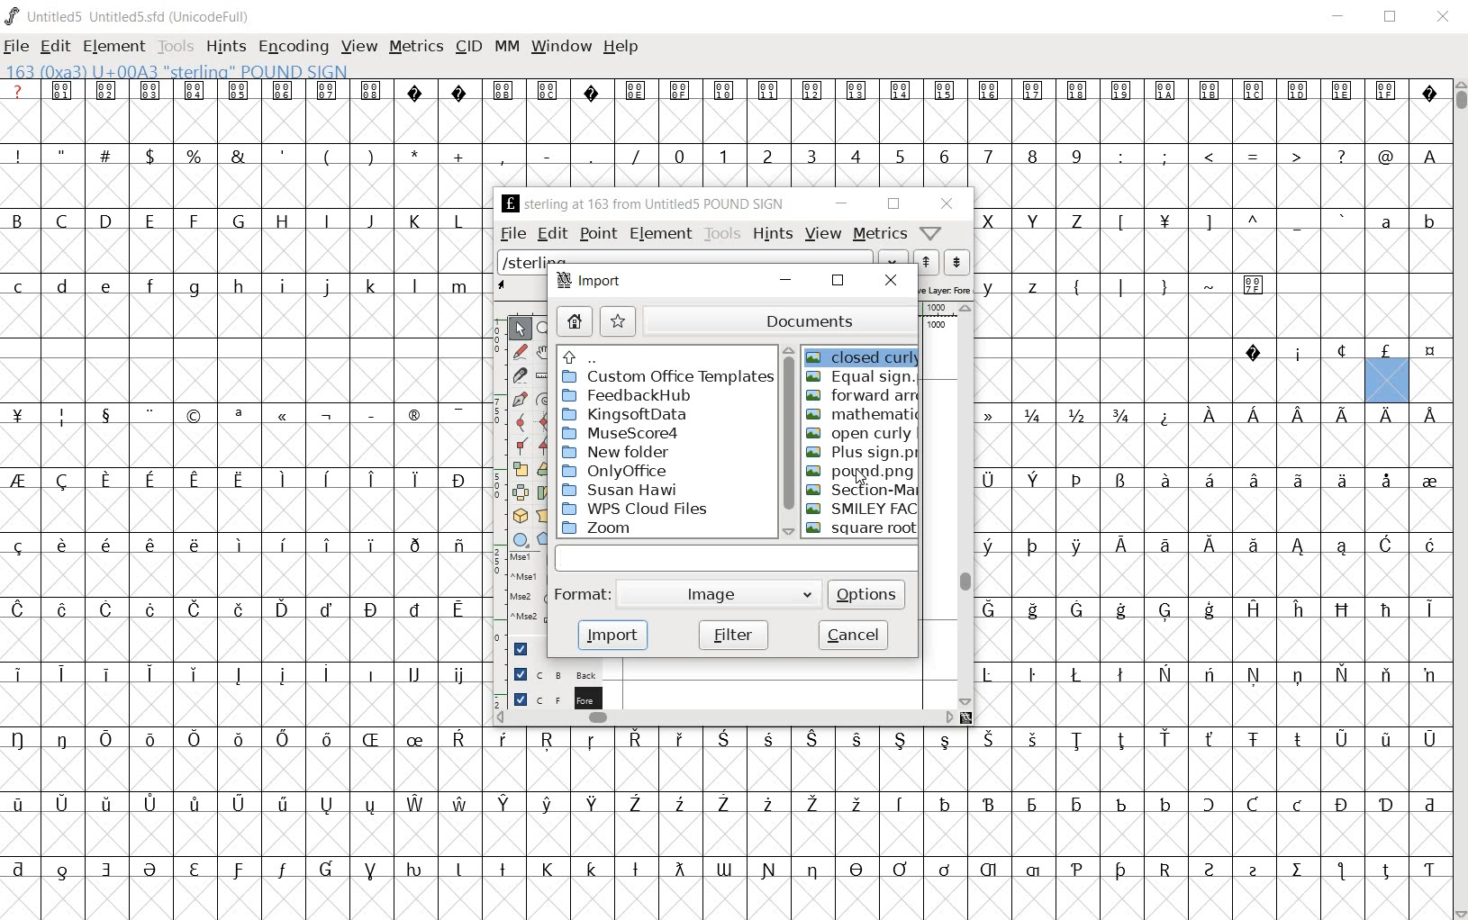 Image resolution: width=1468 pixels, height=920 pixels. What do you see at coordinates (635, 805) in the screenshot?
I see `Symbol` at bounding box center [635, 805].